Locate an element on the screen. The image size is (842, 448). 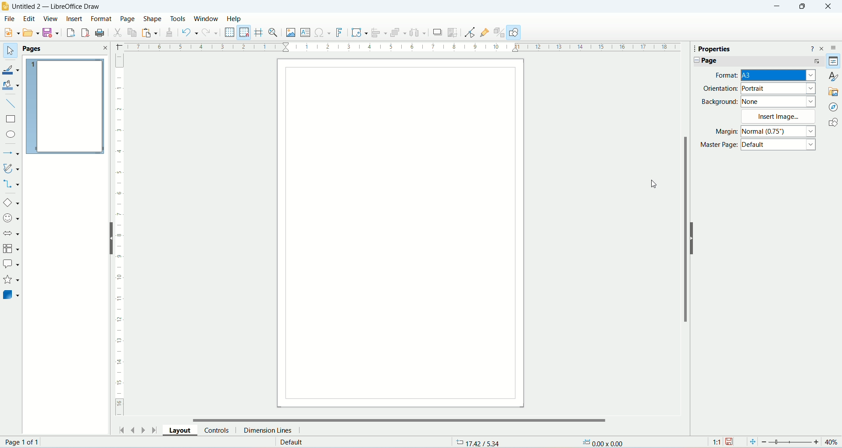
page is located at coordinates (755, 62).